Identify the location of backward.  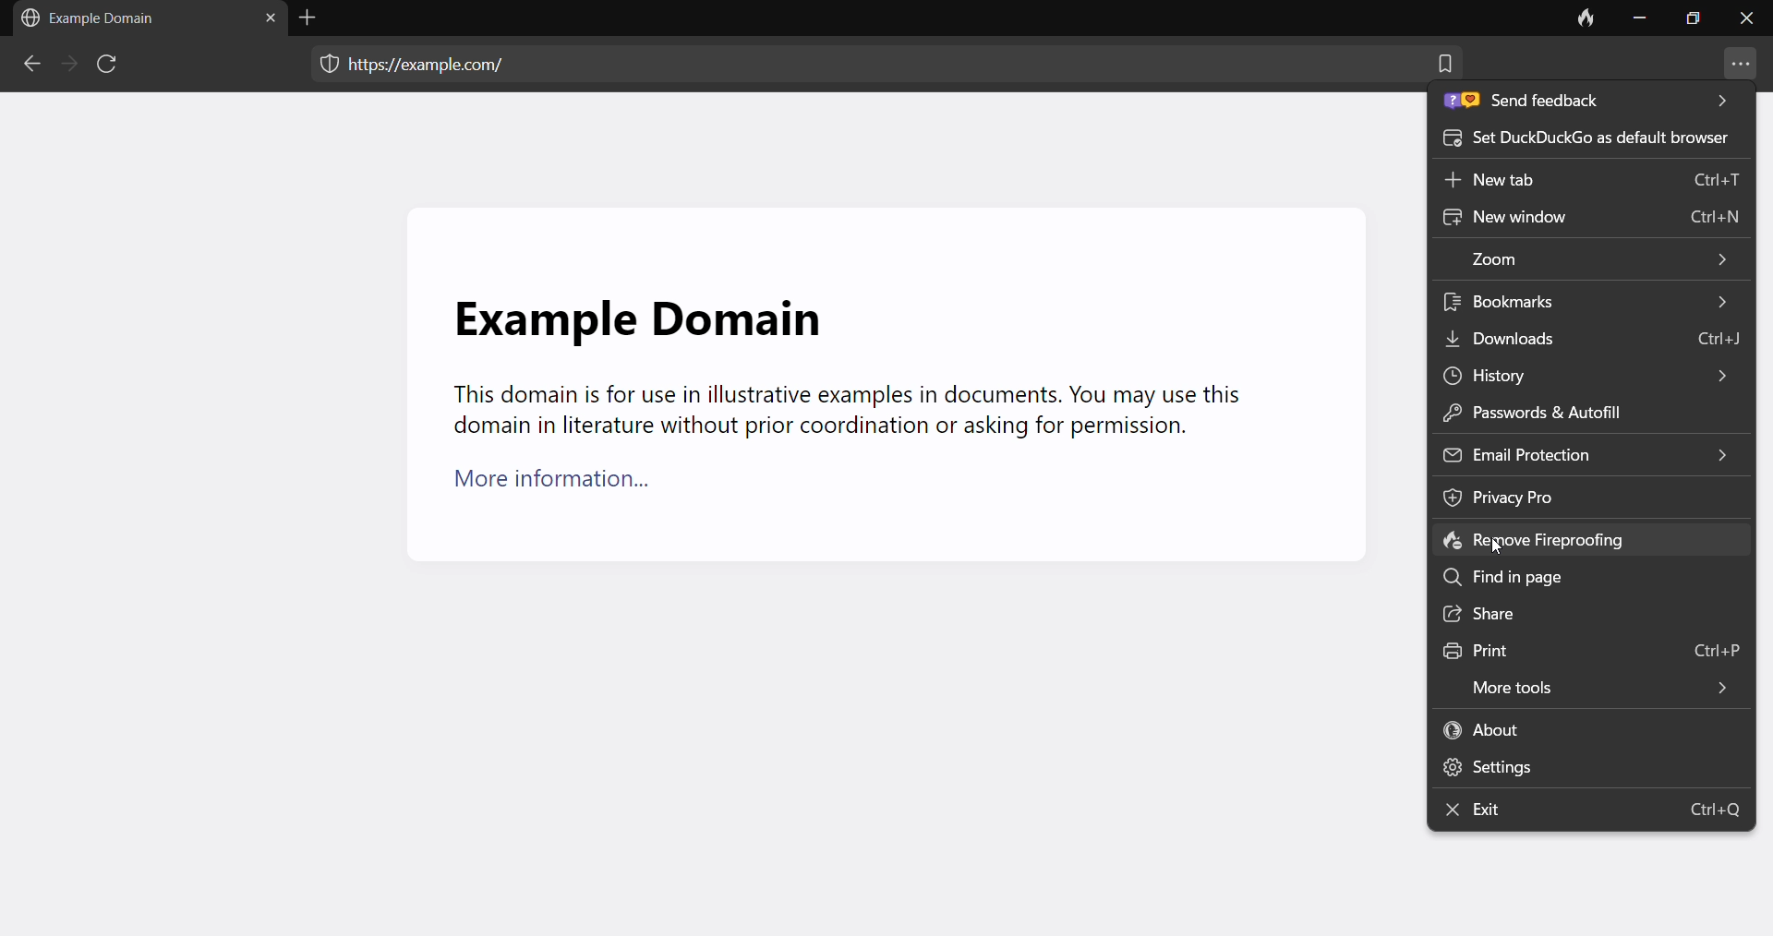
(30, 66).